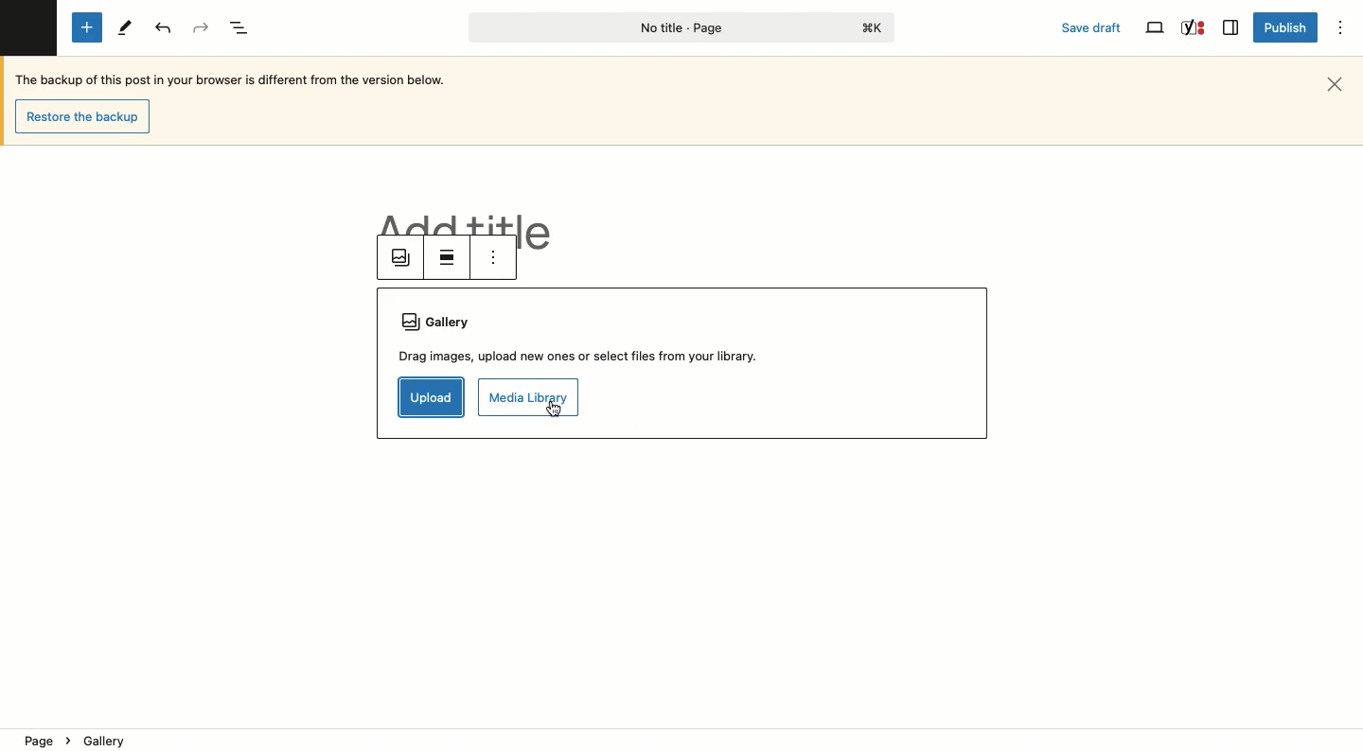 The width and height of the screenshot is (1363, 751). Describe the element at coordinates (1230, 28) in the screenshot. I see `Sidebar` at that location.